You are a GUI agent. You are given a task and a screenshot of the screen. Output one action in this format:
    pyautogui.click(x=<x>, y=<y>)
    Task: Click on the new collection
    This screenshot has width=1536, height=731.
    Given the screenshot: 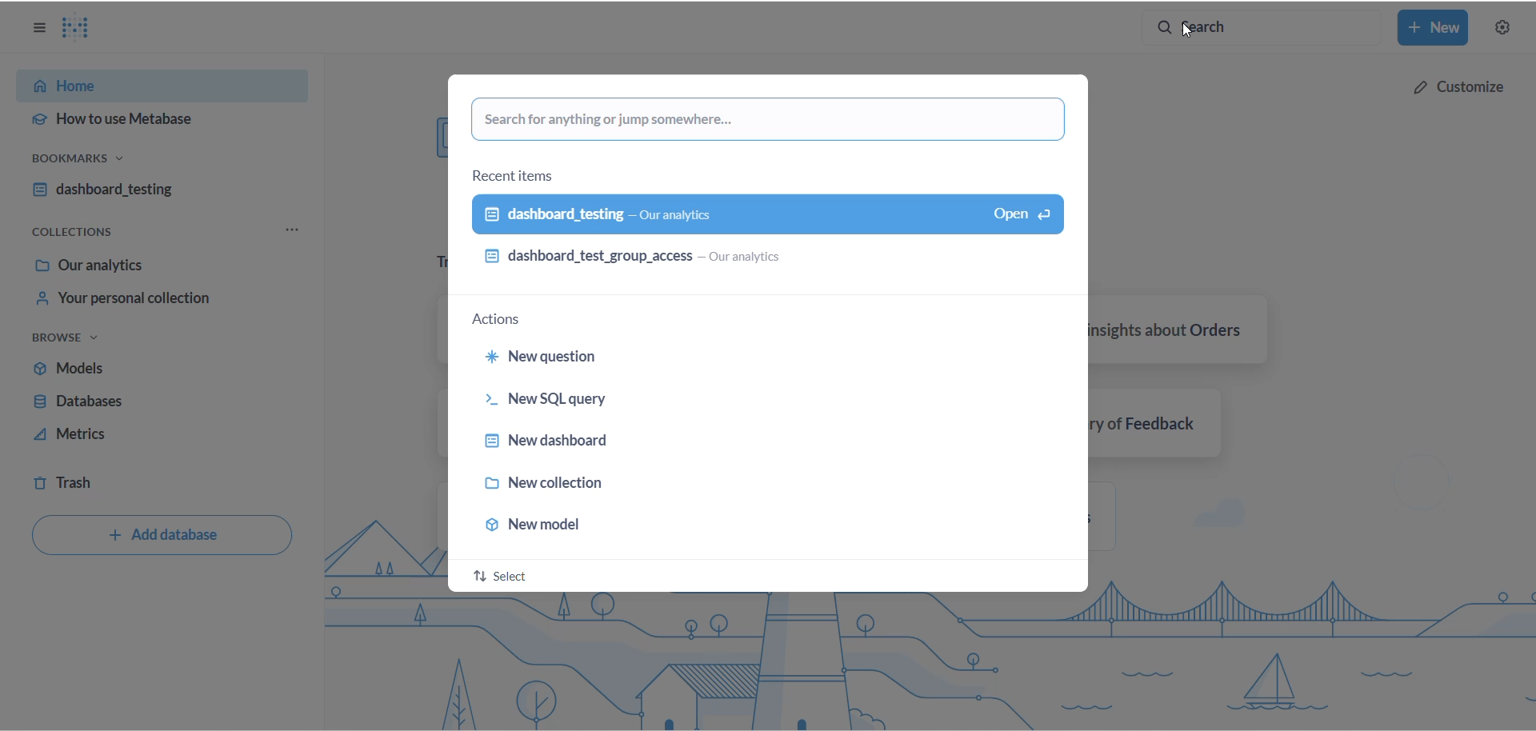 What is the action you would take?
    pyautogui.click(x=563, y=482)
    